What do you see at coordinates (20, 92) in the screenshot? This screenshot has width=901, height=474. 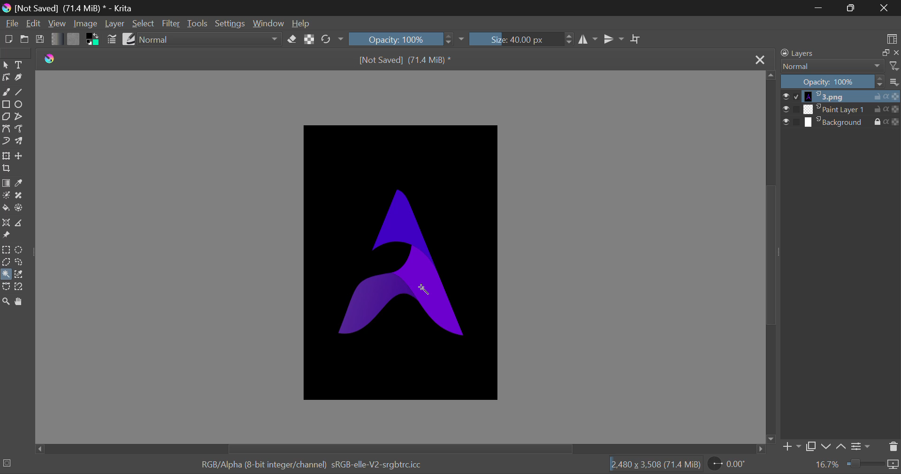 I see `Line` at bounding box center [20, 92].